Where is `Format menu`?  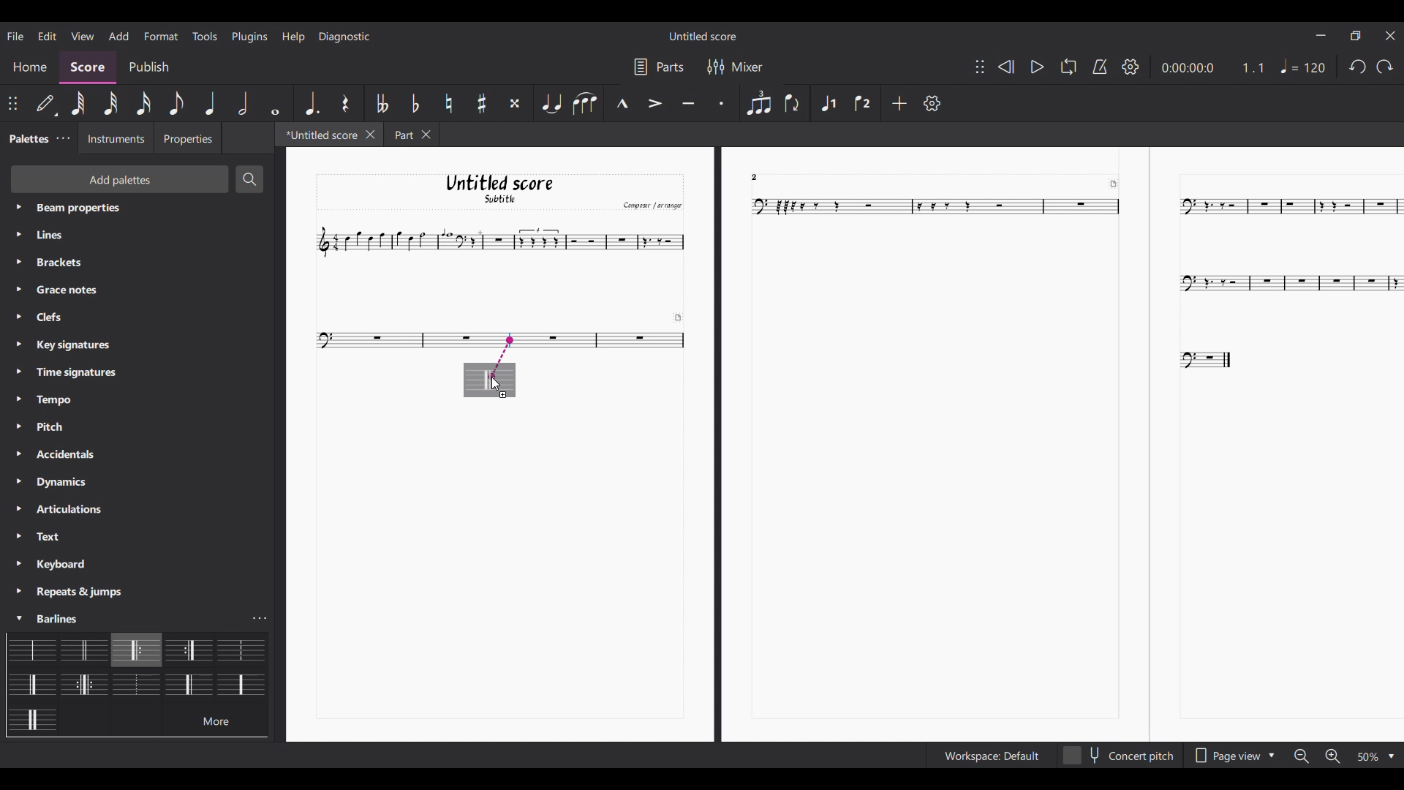
Format menu is located at coordinates (160, 36).